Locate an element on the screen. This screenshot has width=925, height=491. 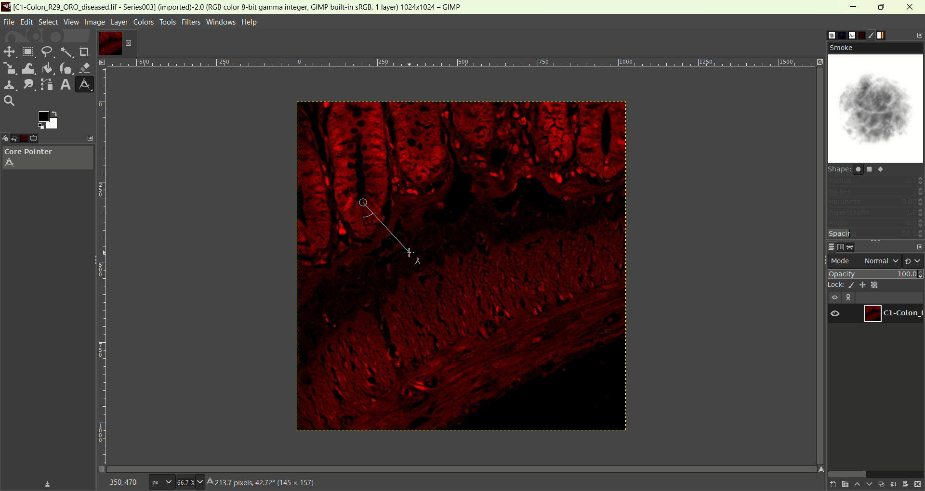
path tool is located at coordinates (45, 84).